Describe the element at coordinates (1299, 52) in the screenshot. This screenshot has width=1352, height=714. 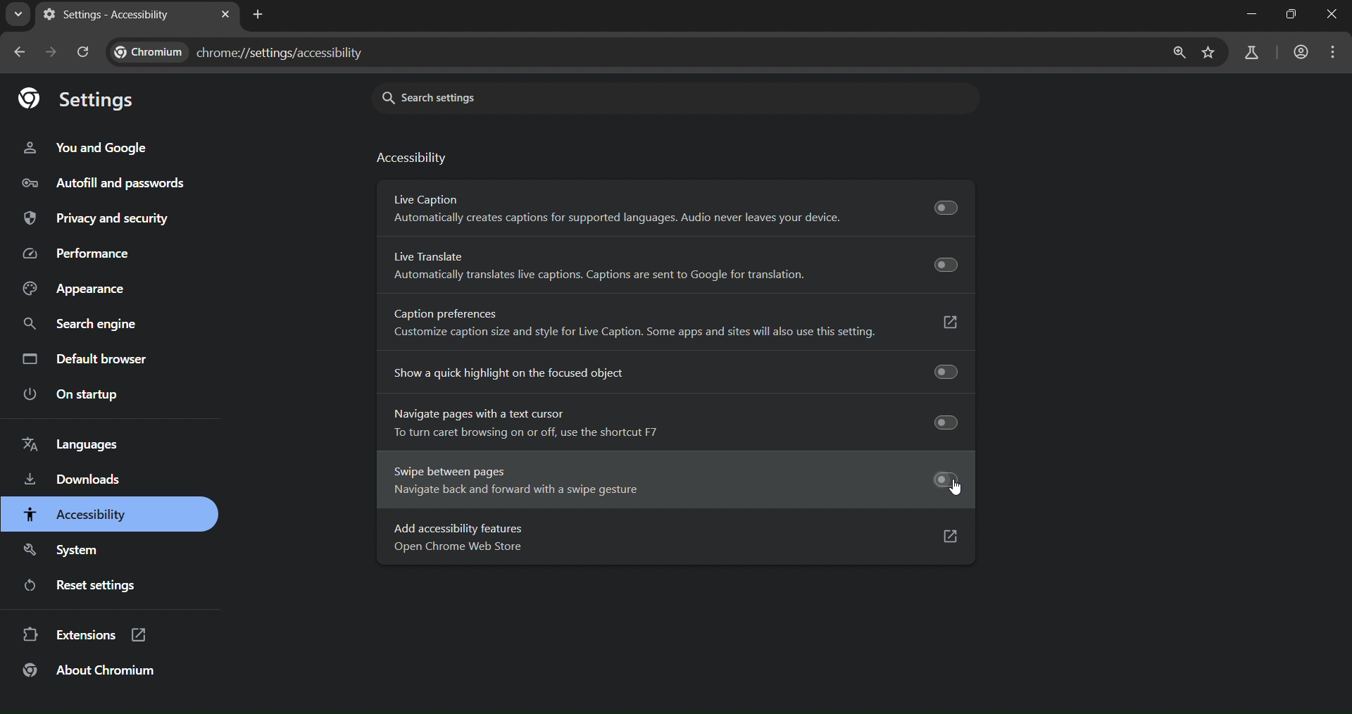
I see `account` at that location.